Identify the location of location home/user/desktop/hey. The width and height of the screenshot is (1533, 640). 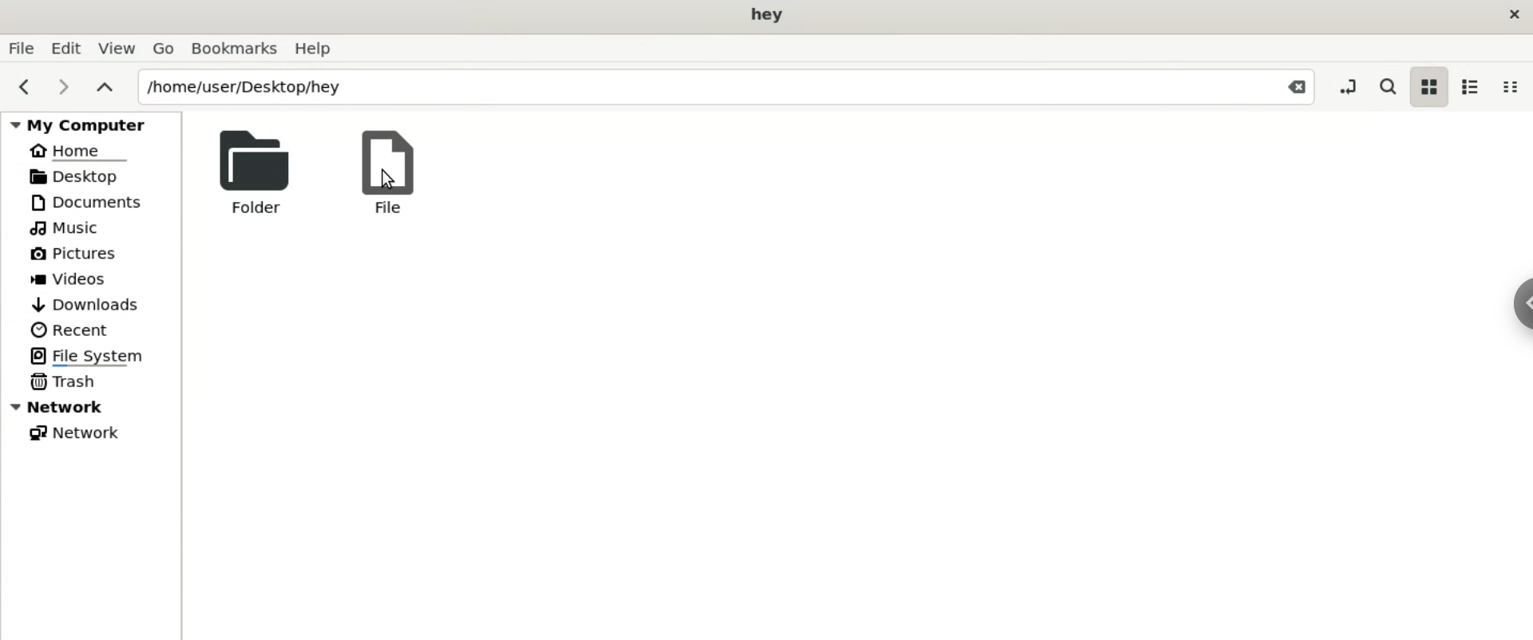
(725, 87).